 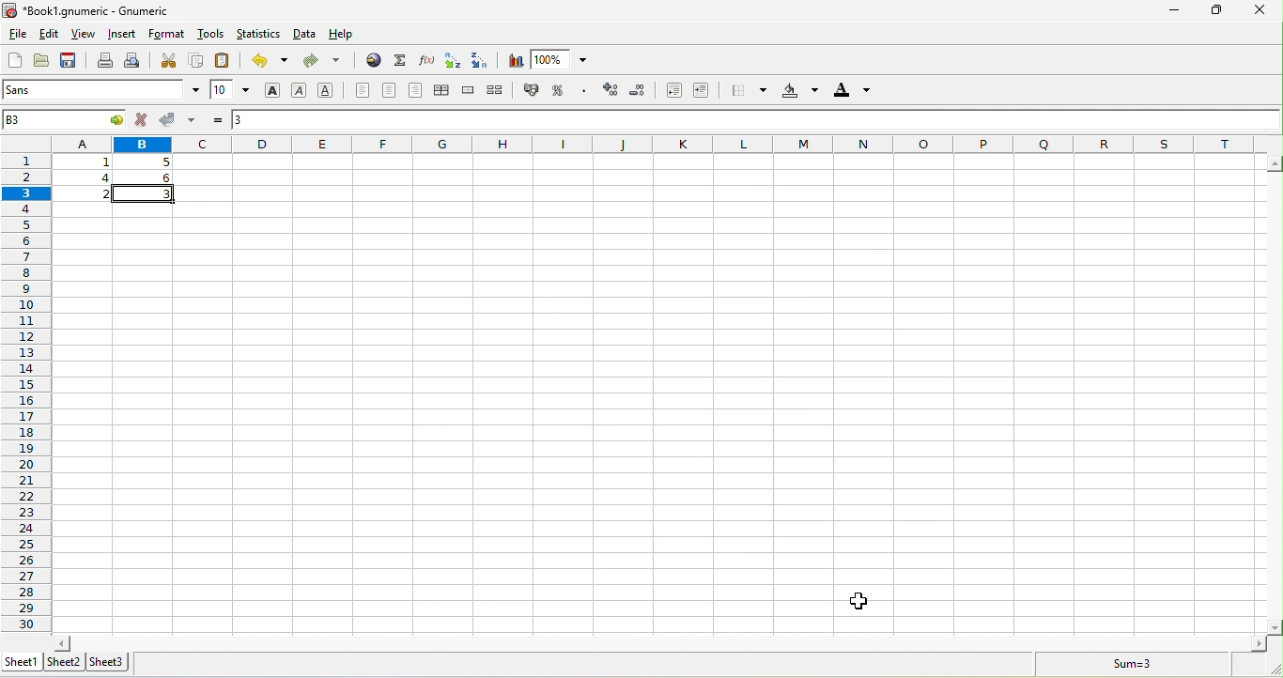 What do you see at coordinates (303, 90) in the screenshot?
I see `italic ` at bounding box center [303, 90].